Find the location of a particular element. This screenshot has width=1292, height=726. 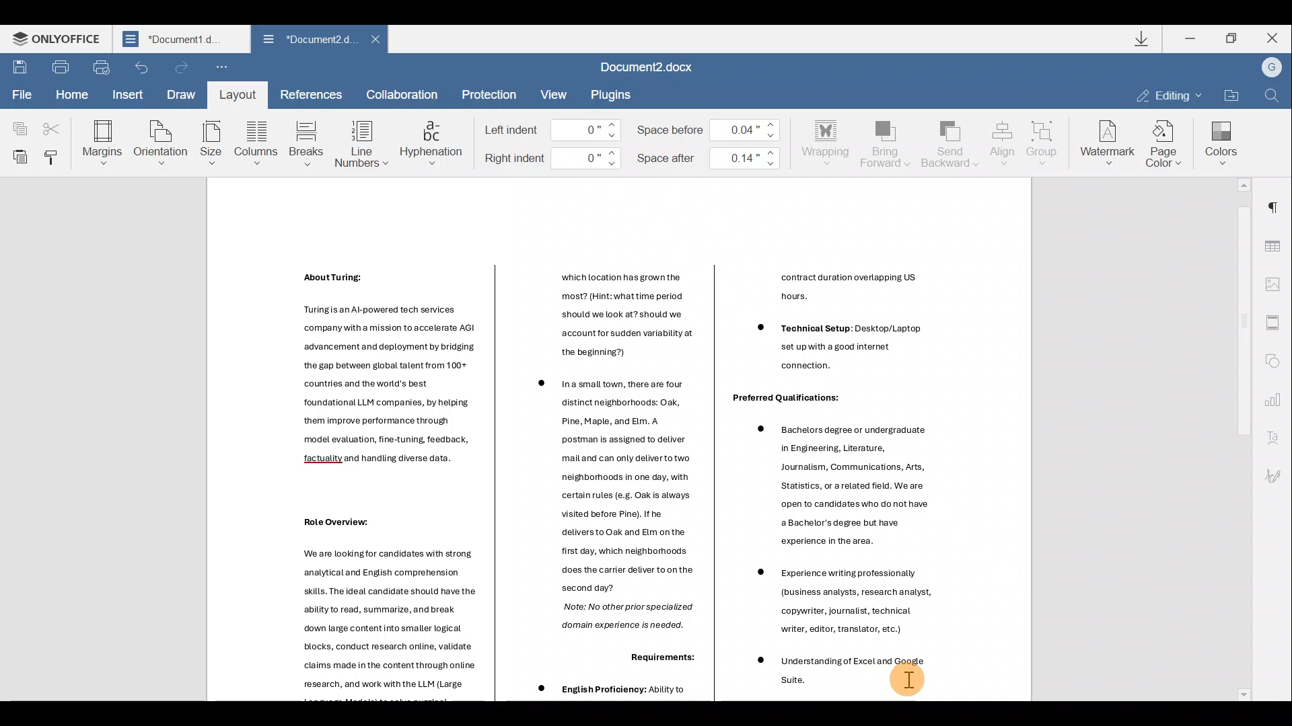

Send backward is located at coordinates (948, 143).